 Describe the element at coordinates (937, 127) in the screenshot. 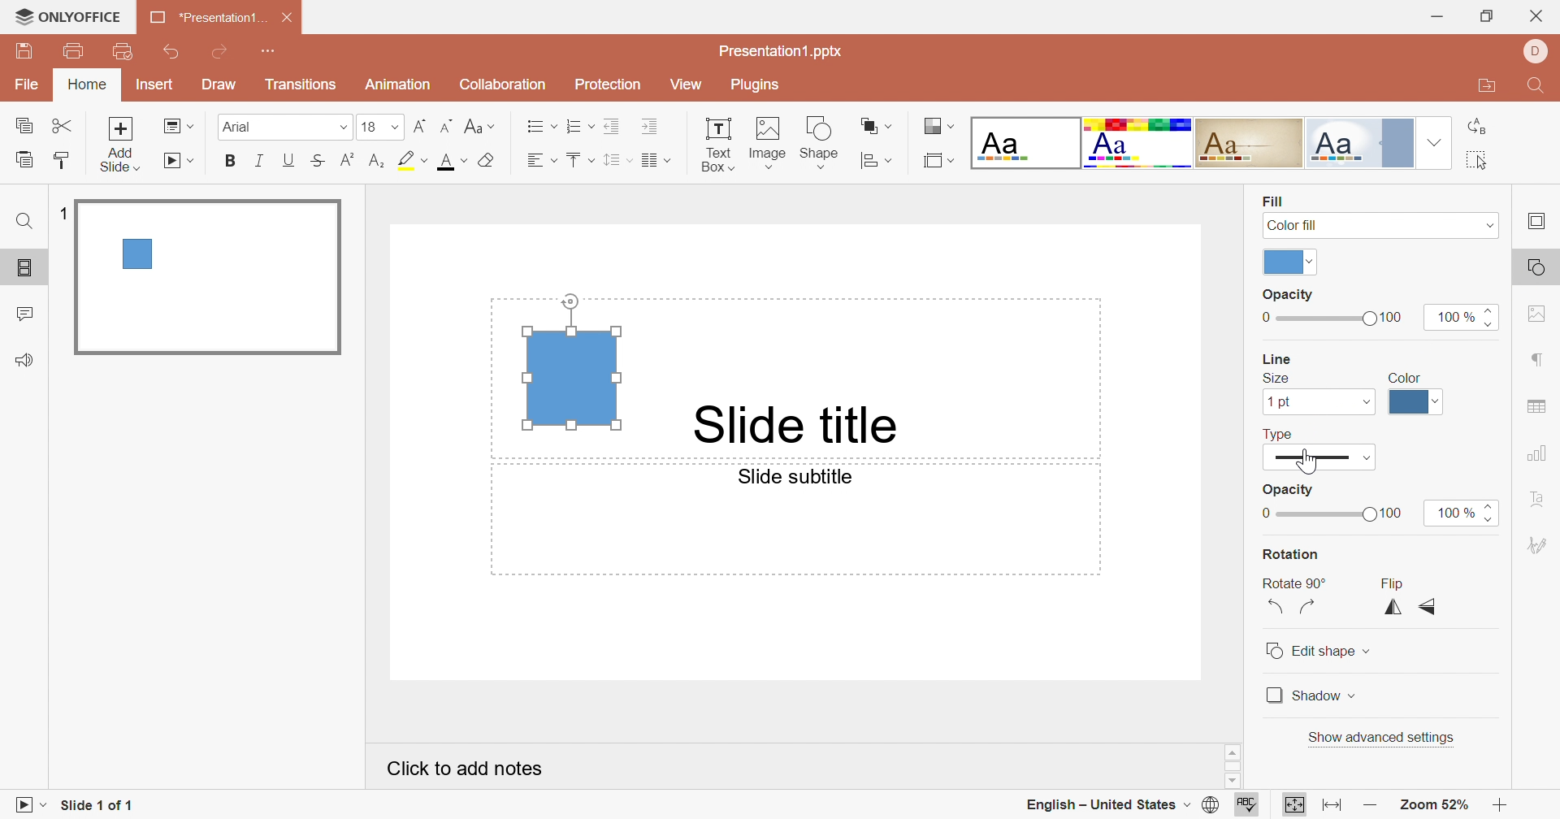

I see `Change color theme` at that location.